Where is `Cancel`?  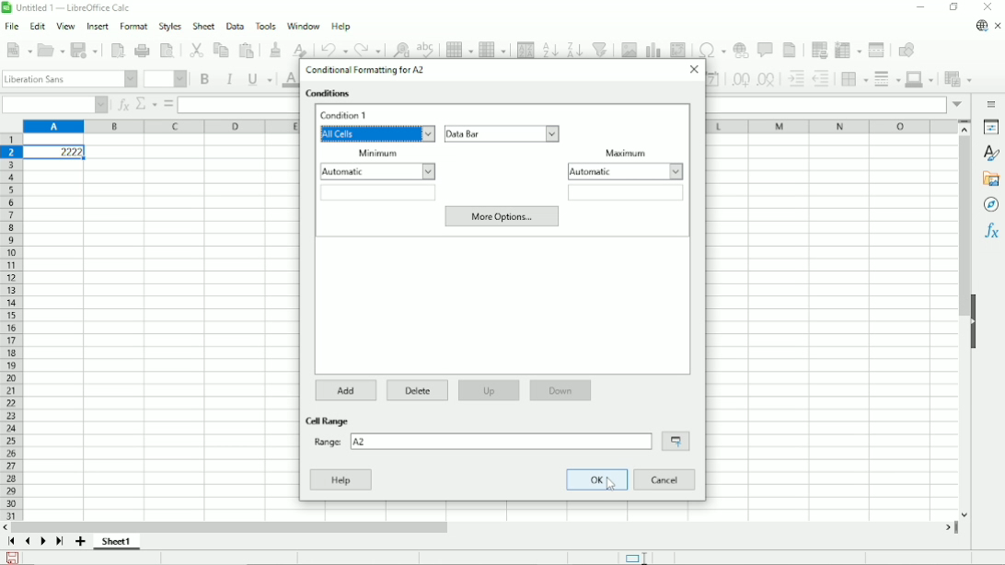
Cancel is located at coordinates (664, 480).